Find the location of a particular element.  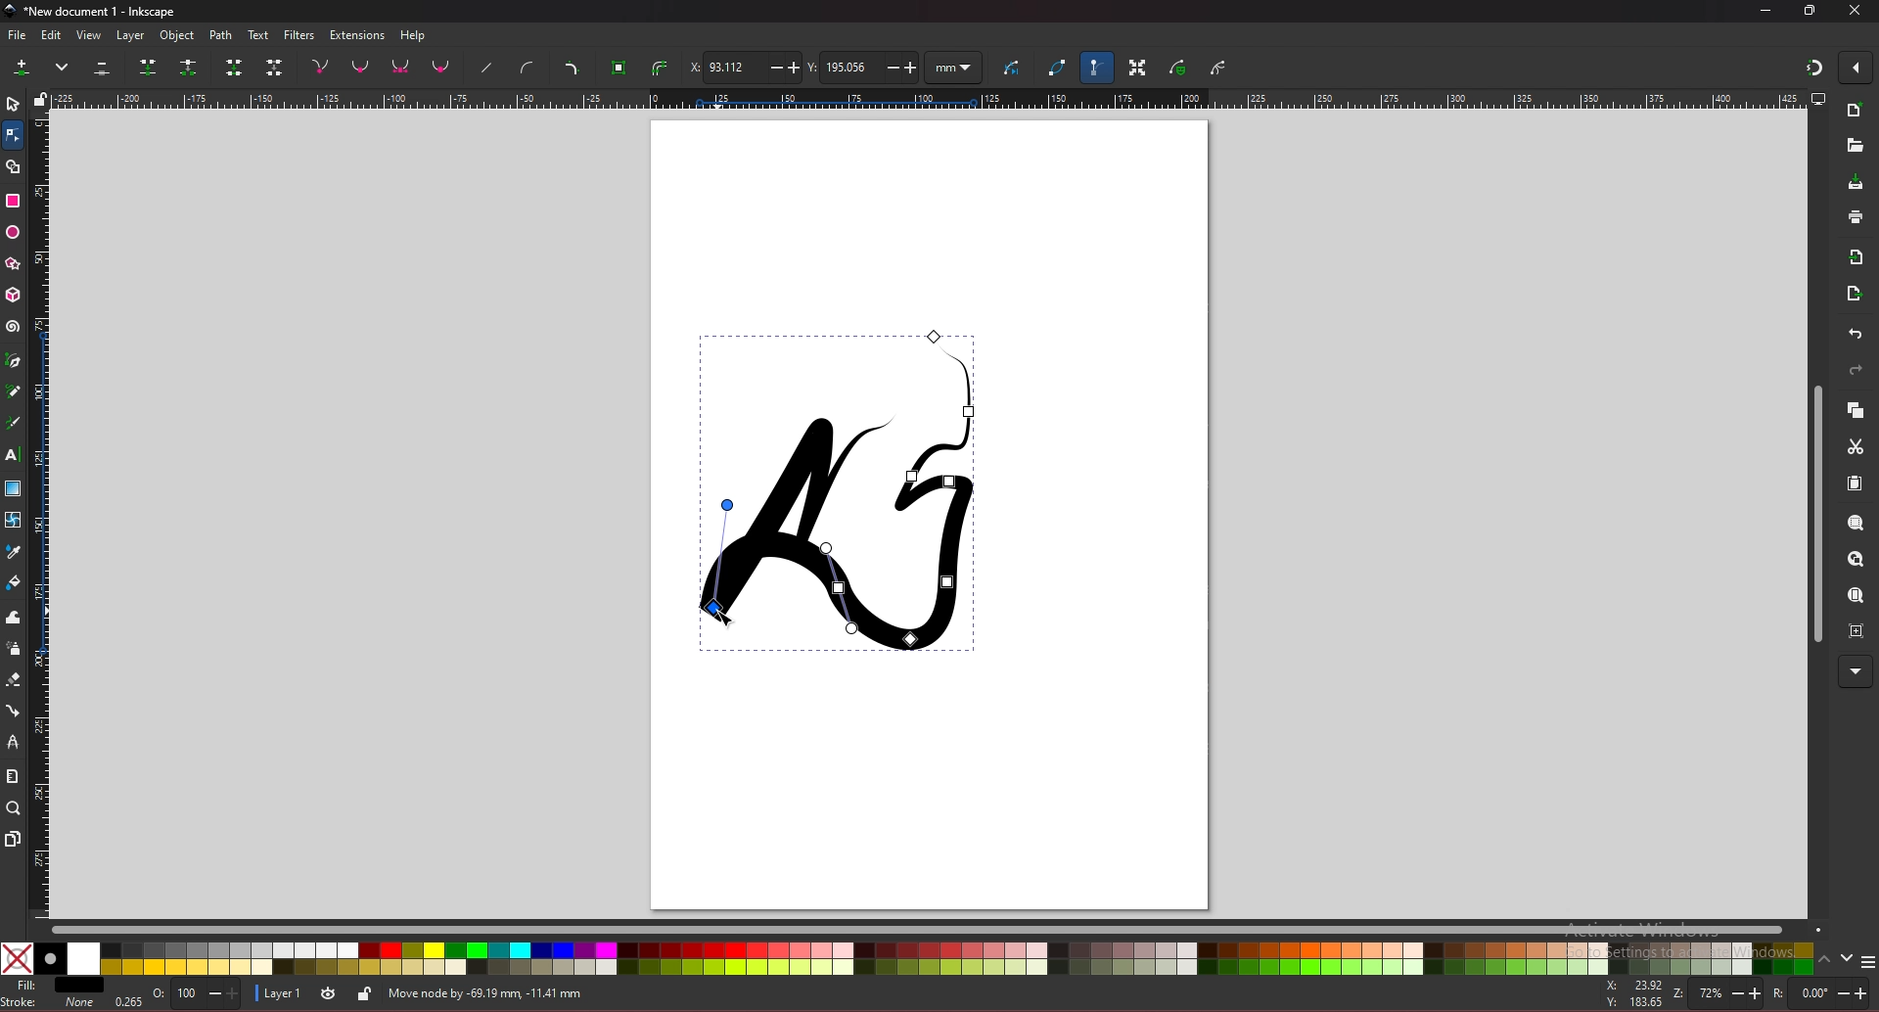

add corners lpe is located at coordinates (572, 69).